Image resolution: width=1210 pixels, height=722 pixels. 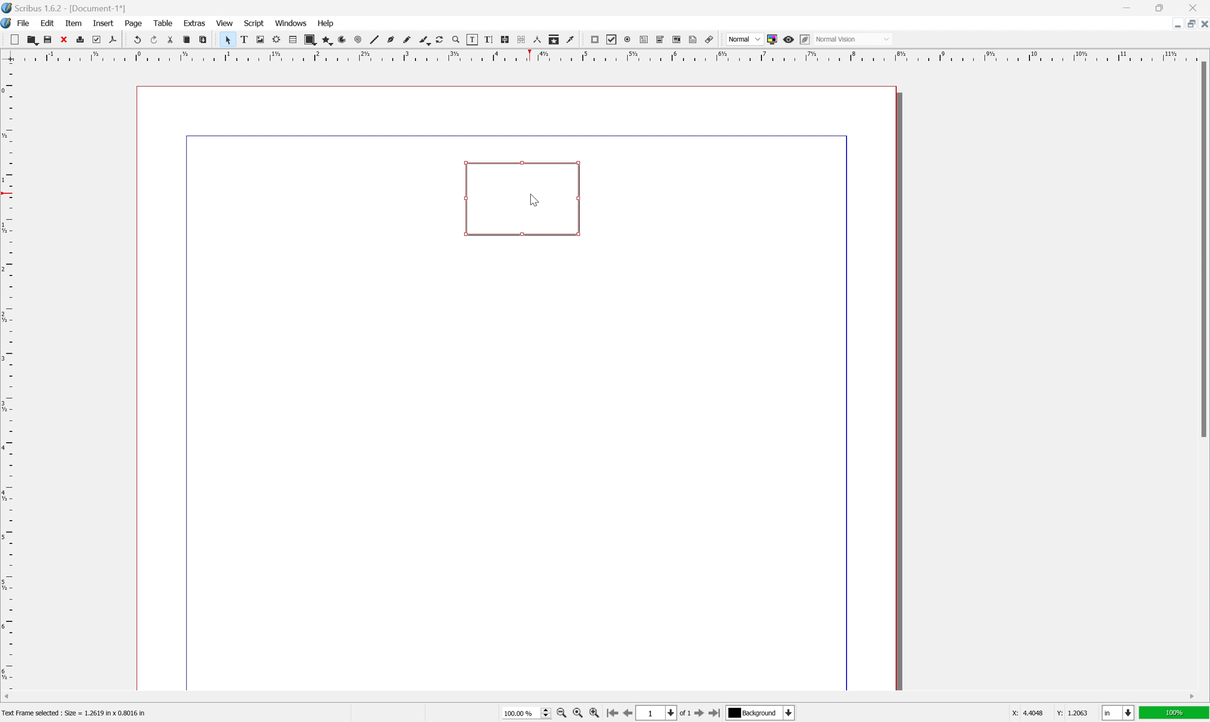 What do you see at coordinates (255, 22) in the screenshot?
I see `script` at bounding box center [255, 22].